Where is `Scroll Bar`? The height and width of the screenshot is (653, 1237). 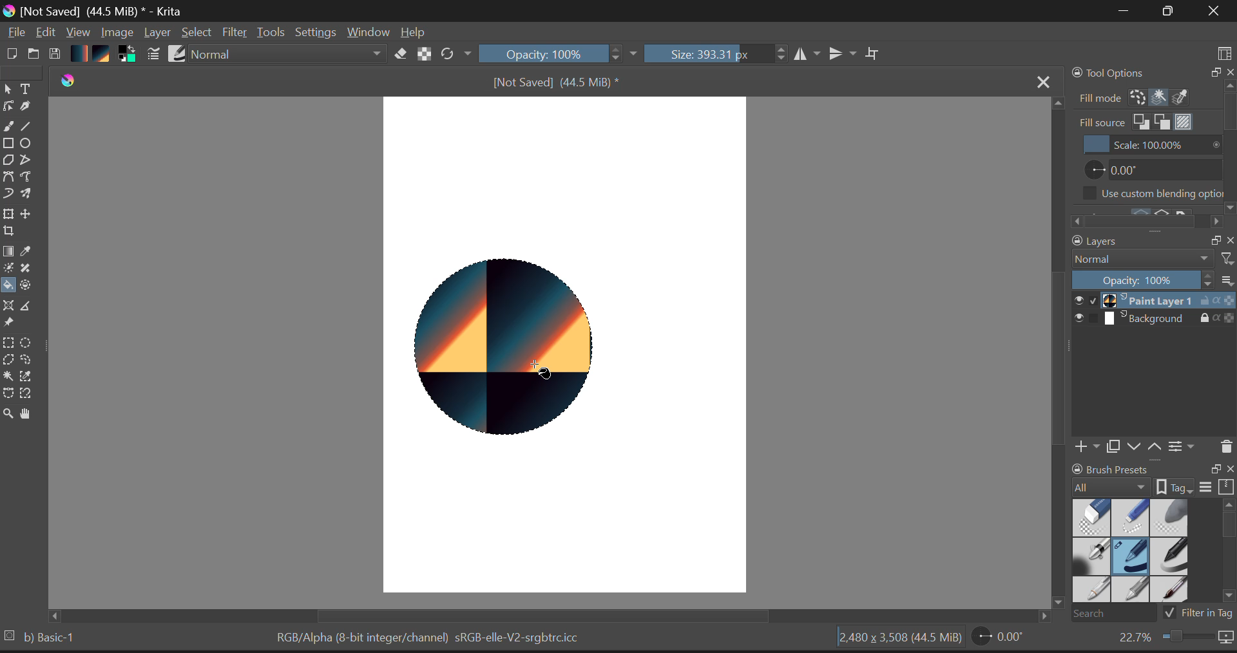
Scroll Bar is located at coordinates (1056, 359).